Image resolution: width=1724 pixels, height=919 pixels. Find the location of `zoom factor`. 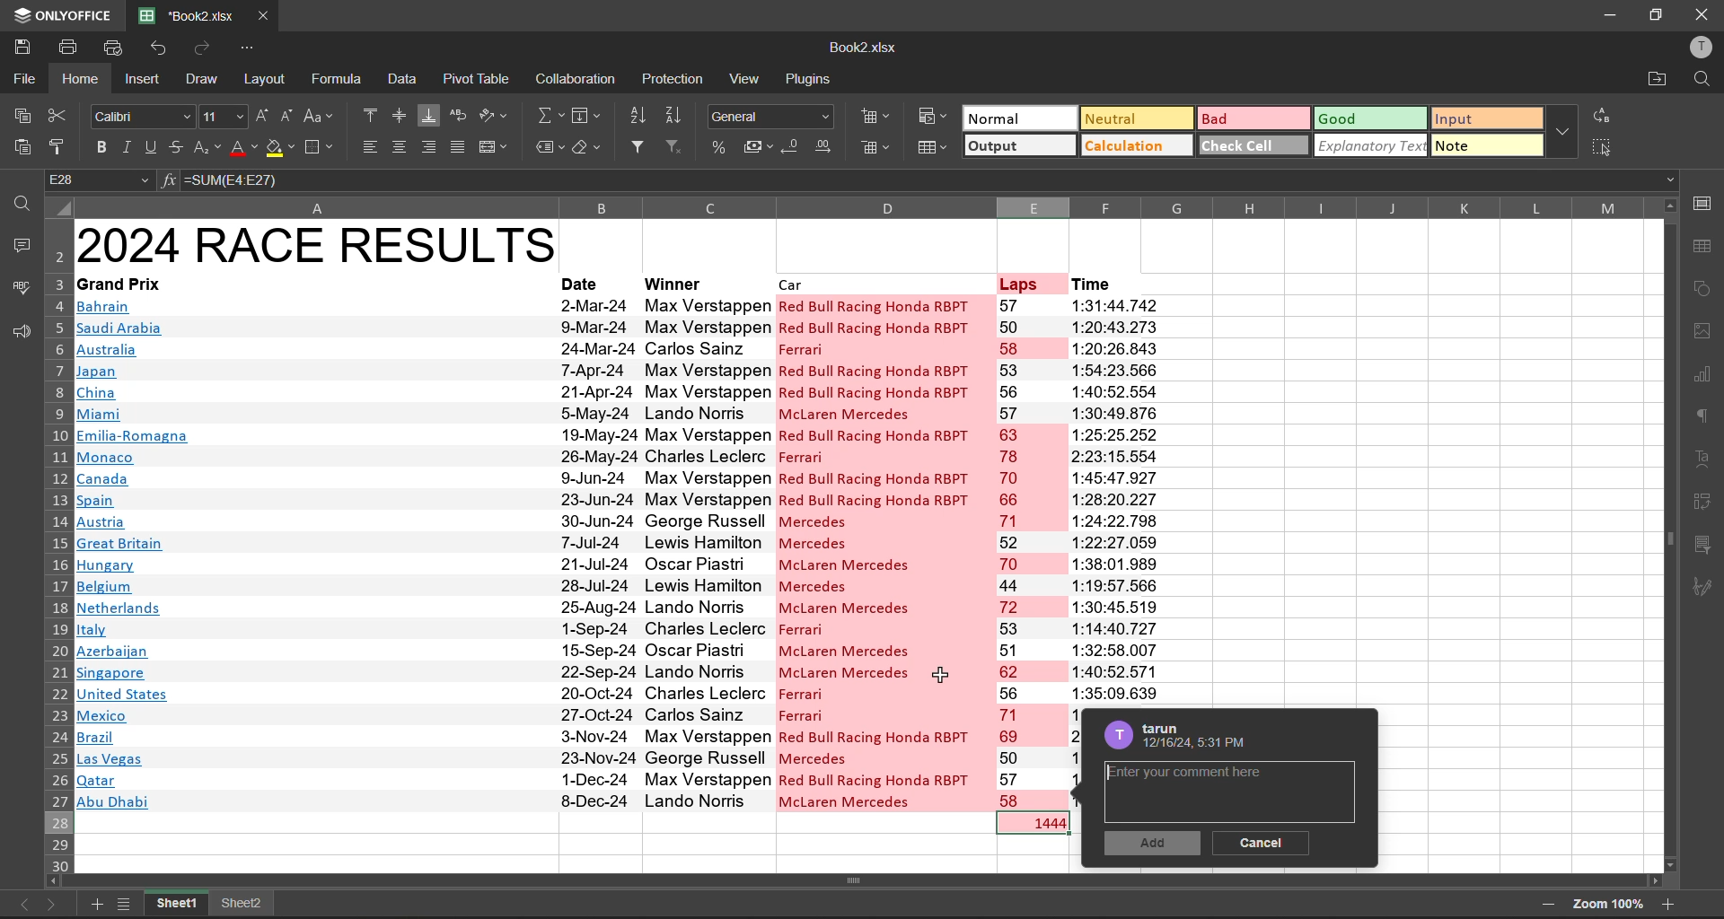

zoom factor is located at coordinates (1606, 903).